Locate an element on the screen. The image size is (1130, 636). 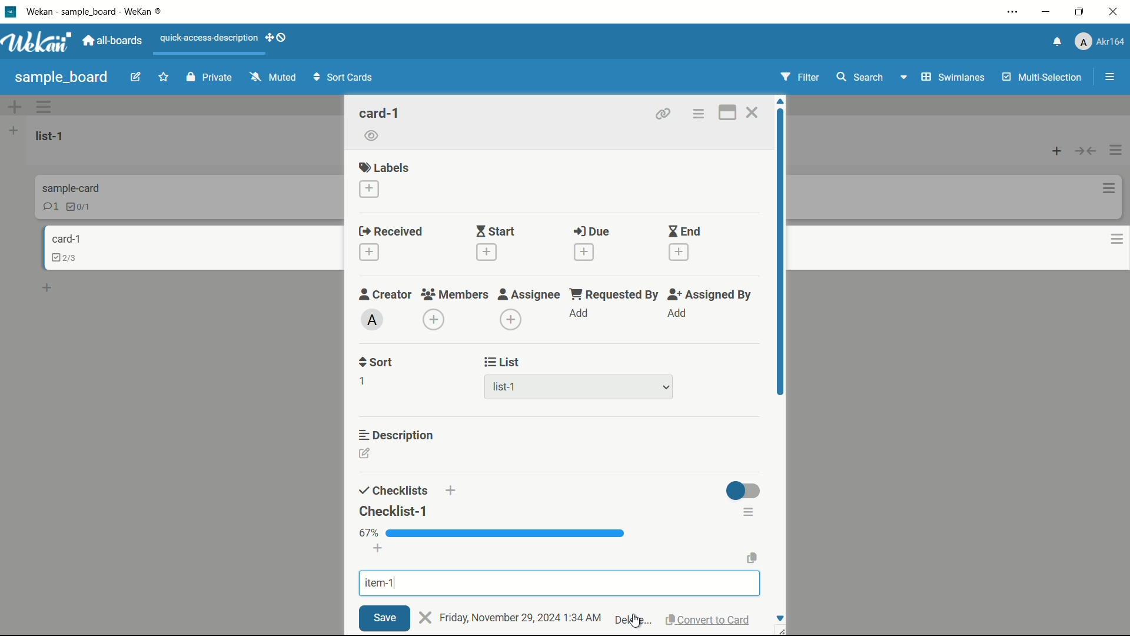
add checklist is located at coordinates (450, 492).